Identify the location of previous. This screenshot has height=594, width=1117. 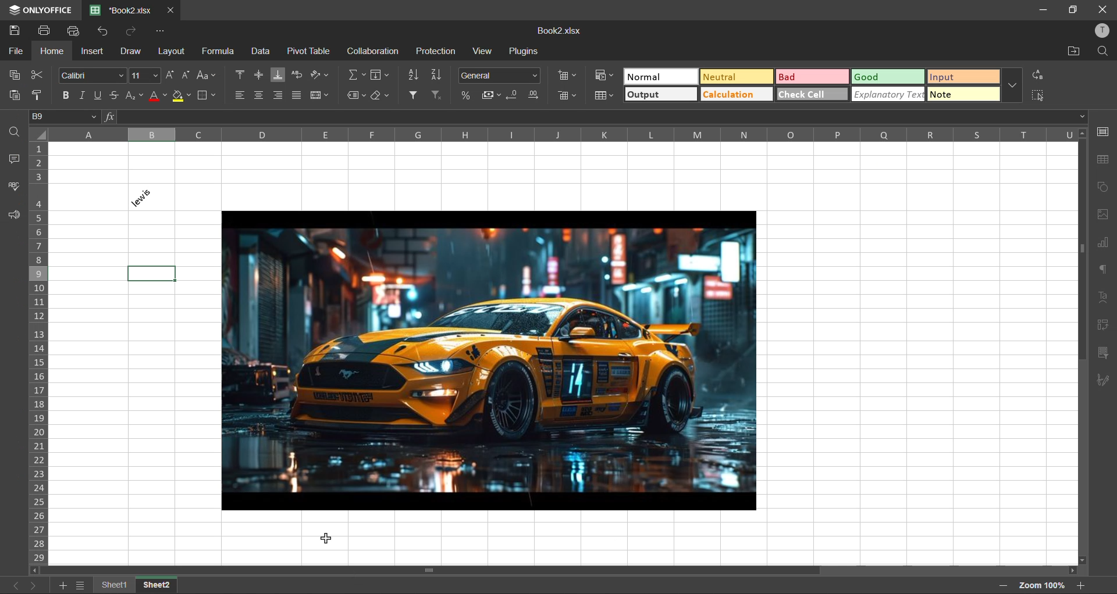
(10, 585).